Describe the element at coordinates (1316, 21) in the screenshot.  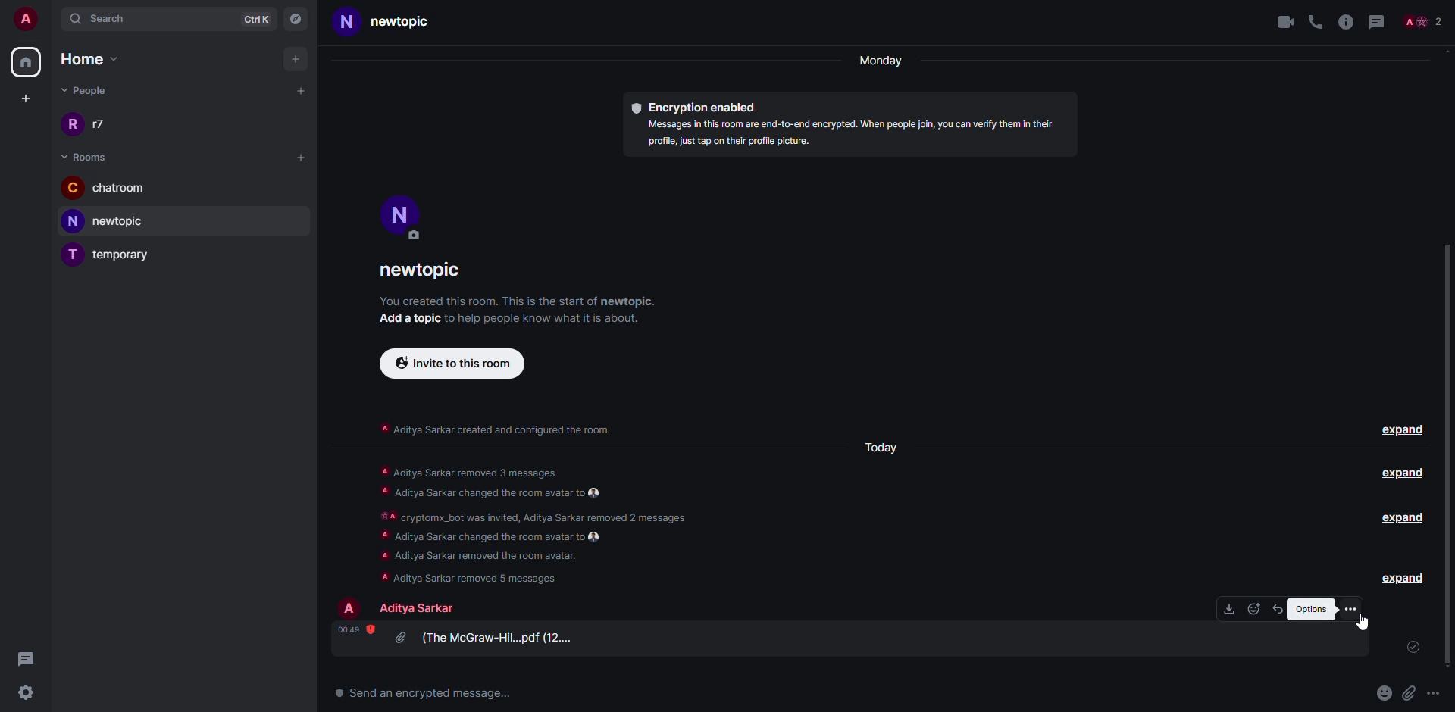
I see `voice call` at that location.